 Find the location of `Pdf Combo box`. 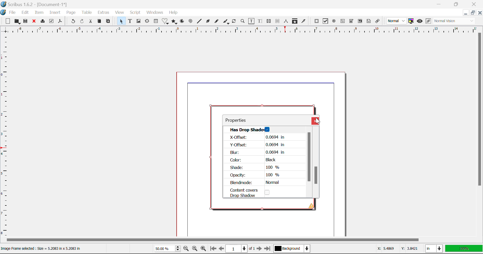

Pdf Combo box is located at coordinates (351, 22).